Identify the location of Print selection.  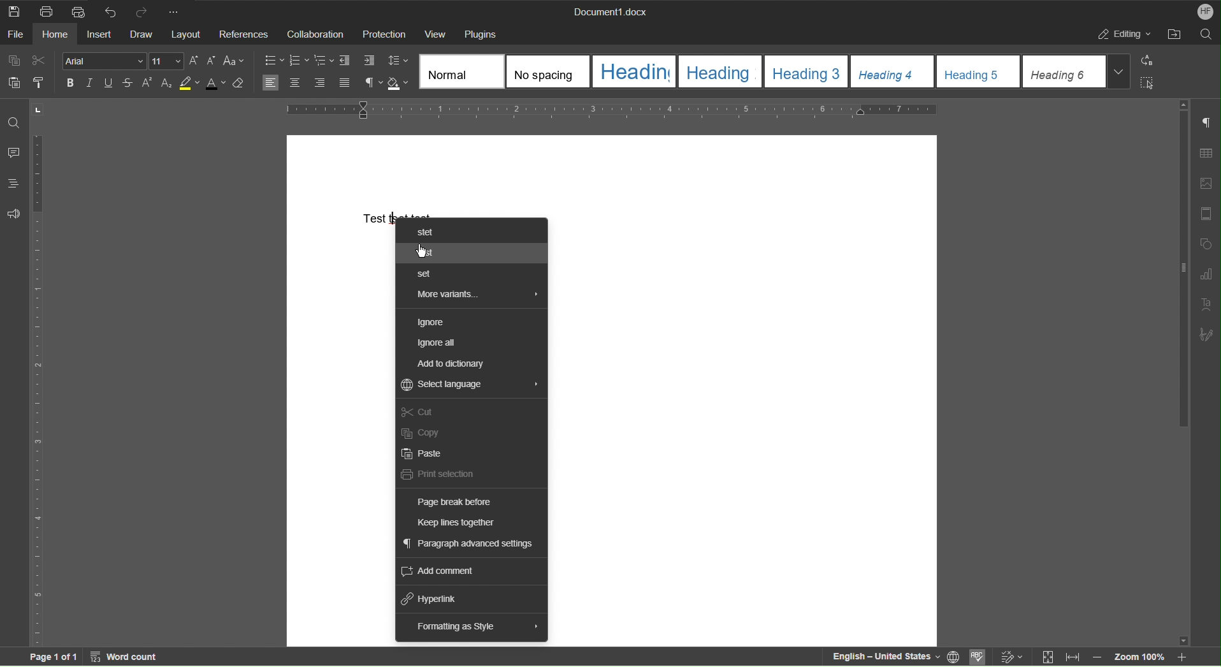
(435, 476).